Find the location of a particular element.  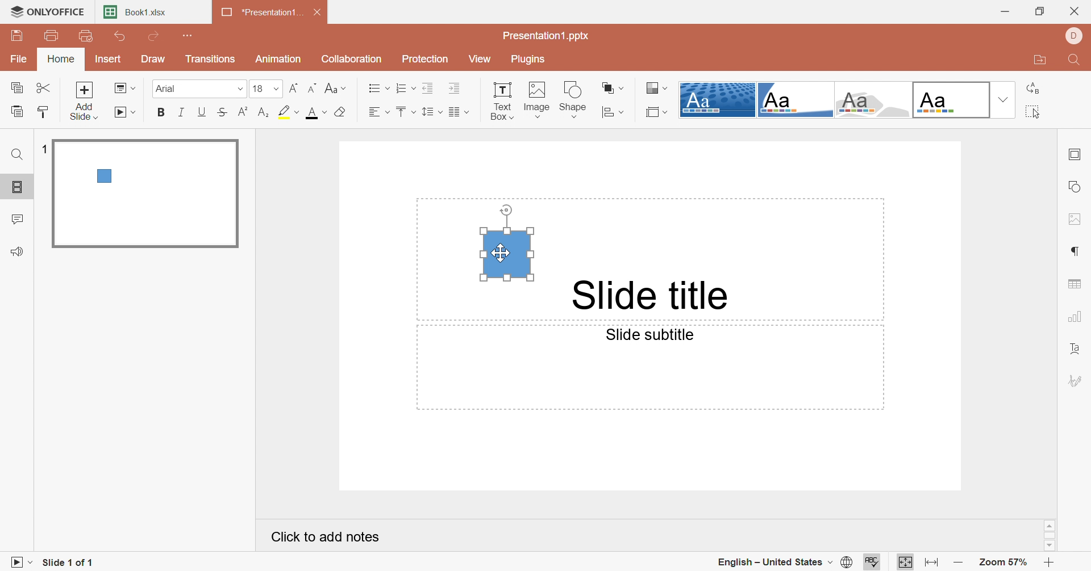

Decrease Indent is located at coordinates (428, 89).